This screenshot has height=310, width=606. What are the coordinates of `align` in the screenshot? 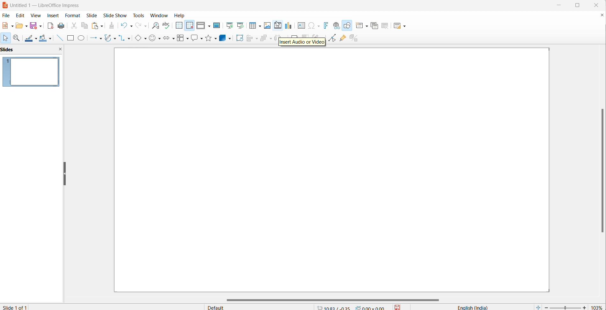 It's located at (249, 39).